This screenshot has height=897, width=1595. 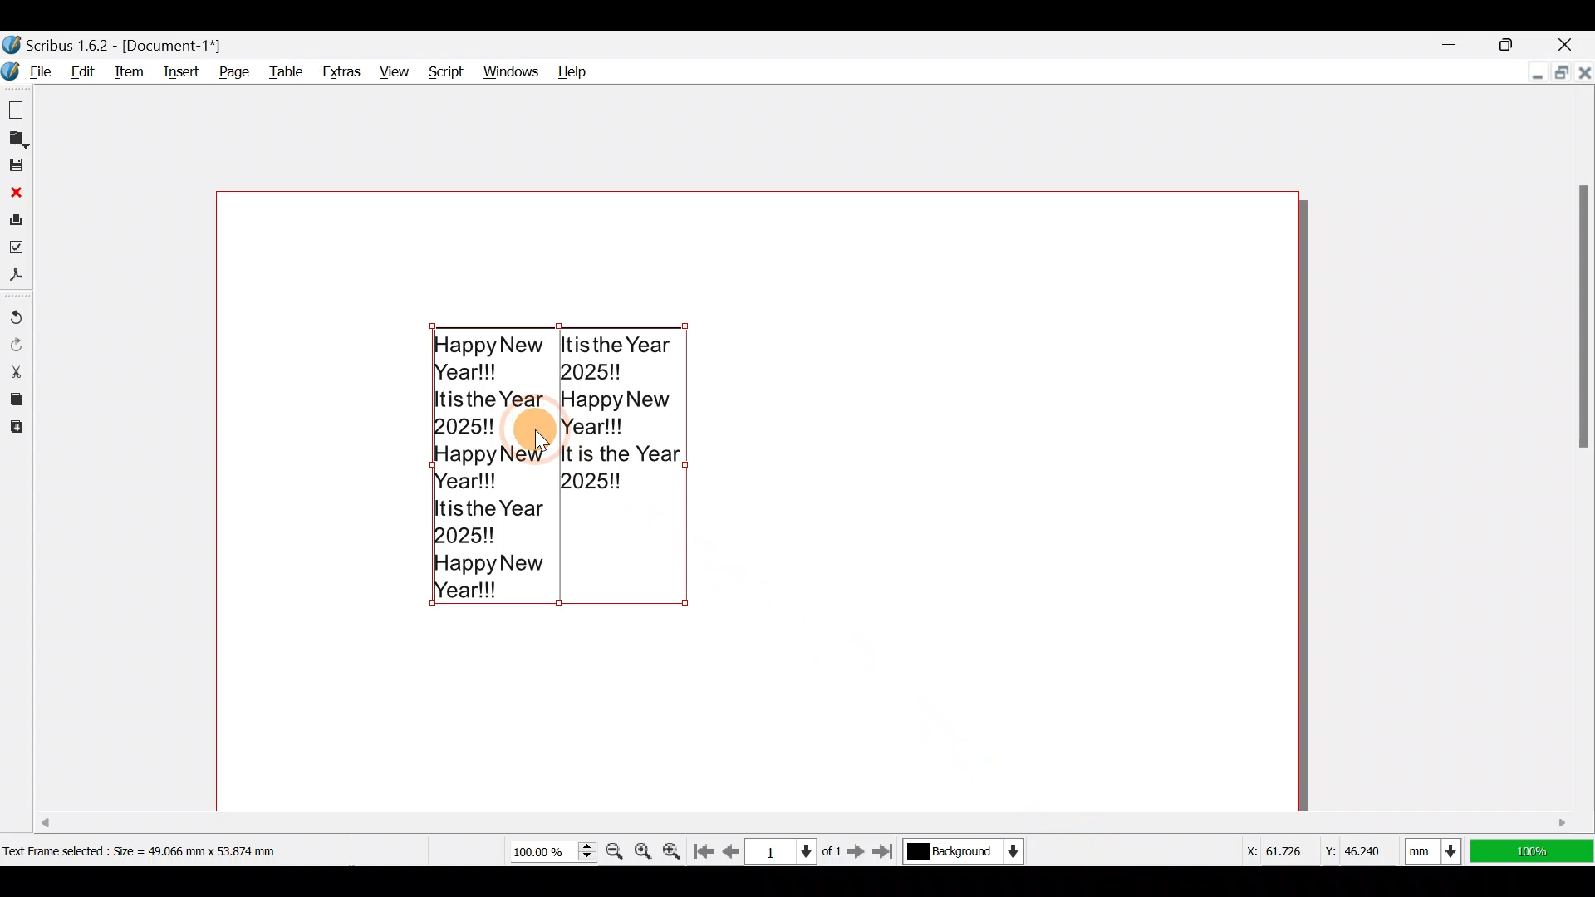 What do you see at coordinates (858, 850) in the screenshot?
I see `Go to the next page` at bounding box center [858, 850].